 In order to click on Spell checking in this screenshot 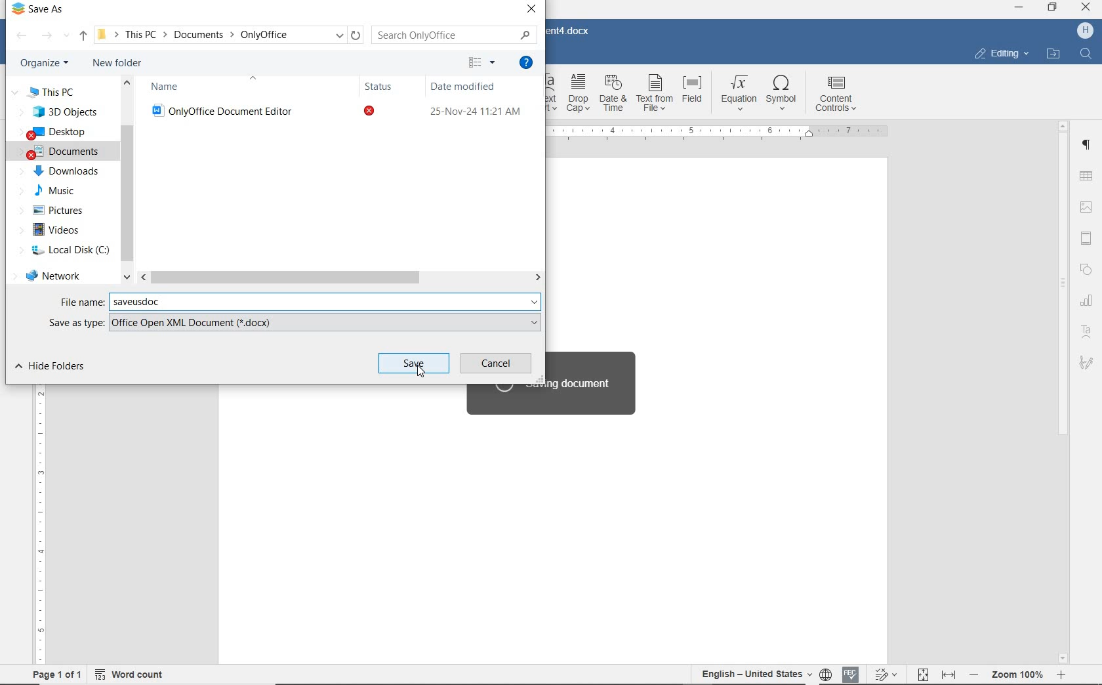, I will do `click(853, 674)`.